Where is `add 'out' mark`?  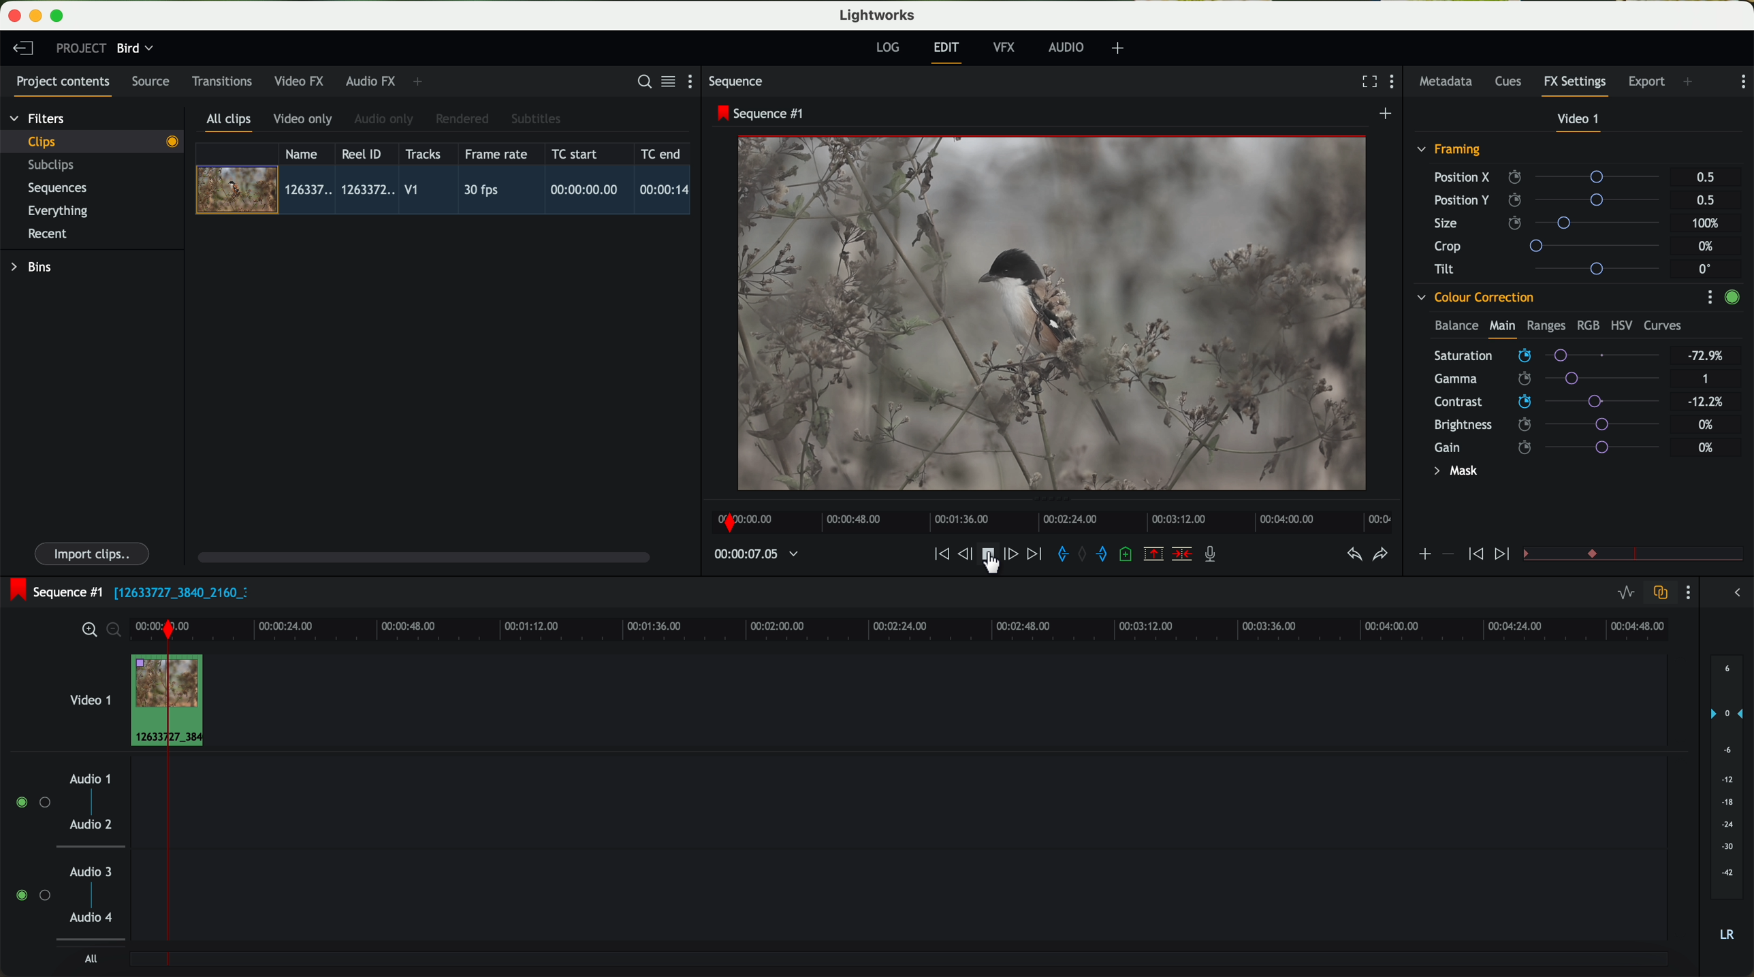 add 'out' mark is located at coordinates (1109, 553).